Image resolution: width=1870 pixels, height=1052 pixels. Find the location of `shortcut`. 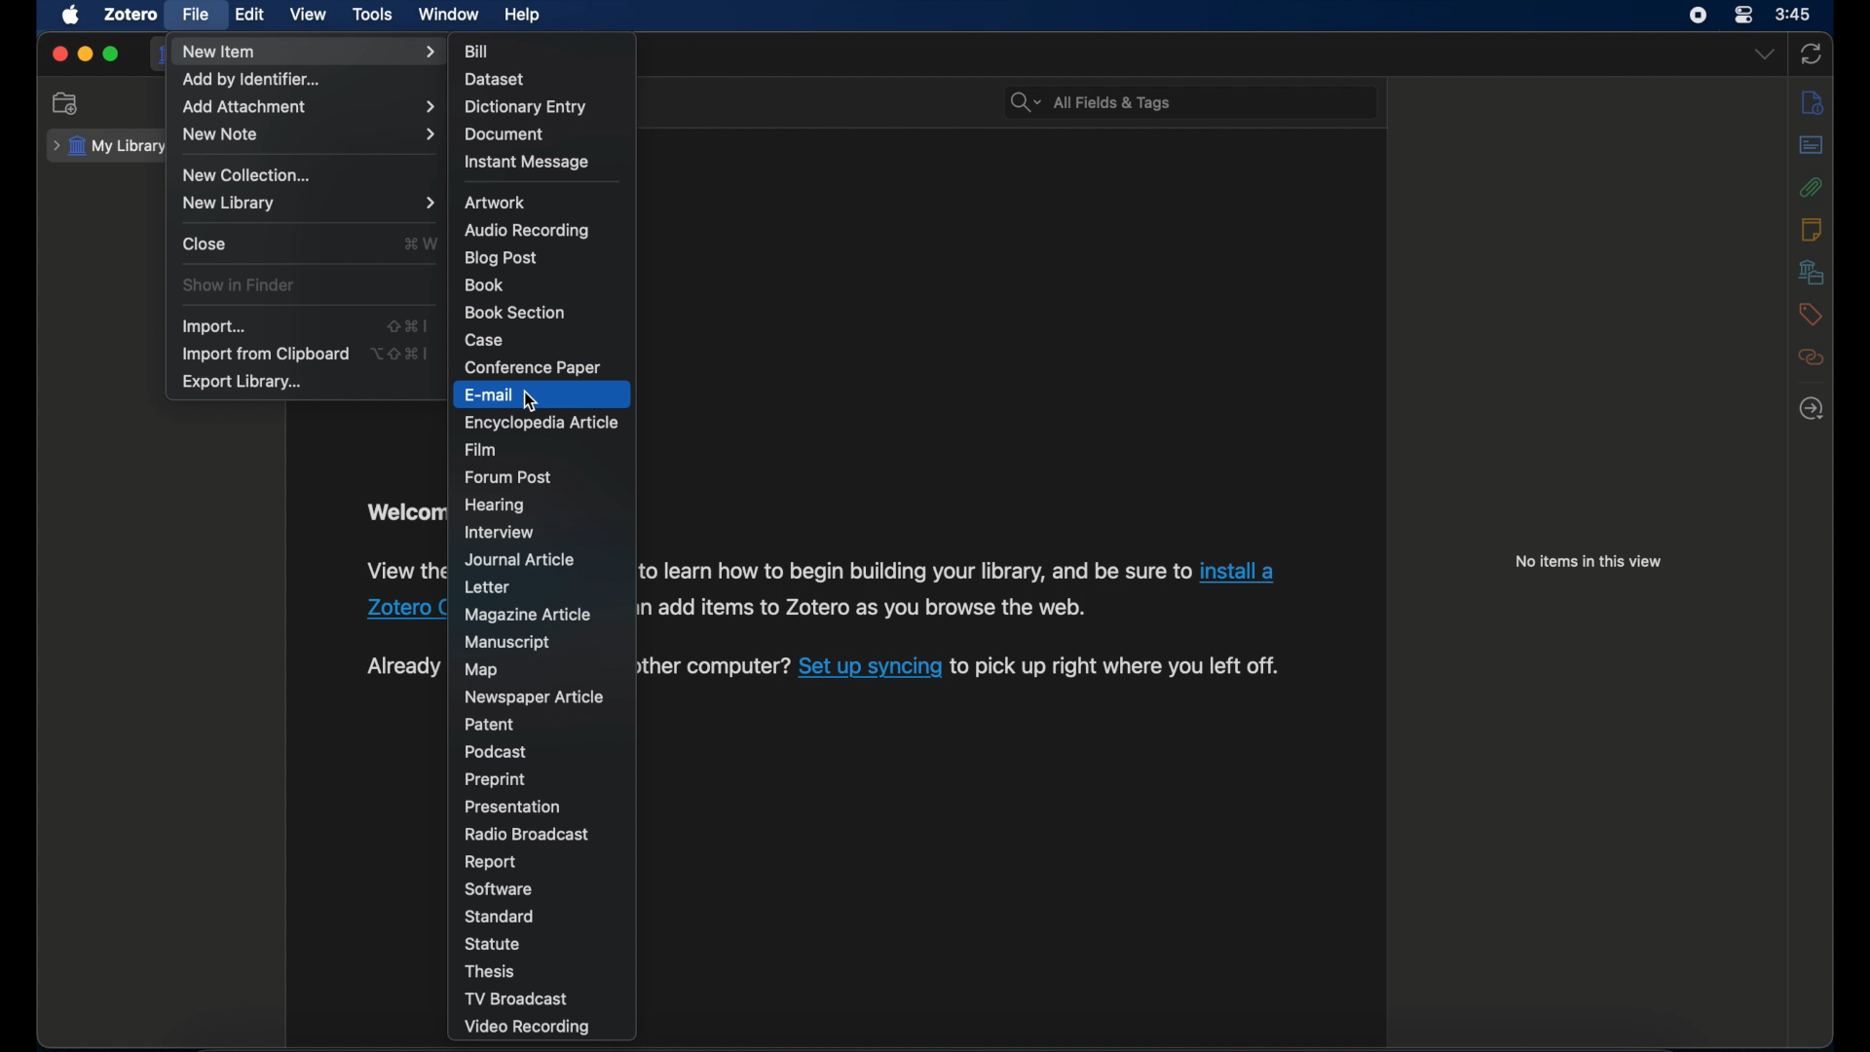

shortcut is located at coordinates (410, 324).